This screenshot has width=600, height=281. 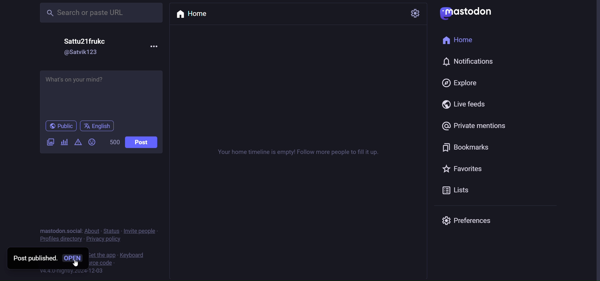 What do you see at coordinates (107, 94) in the screenshot?
I see `write here` at bounding box center [107, 94].